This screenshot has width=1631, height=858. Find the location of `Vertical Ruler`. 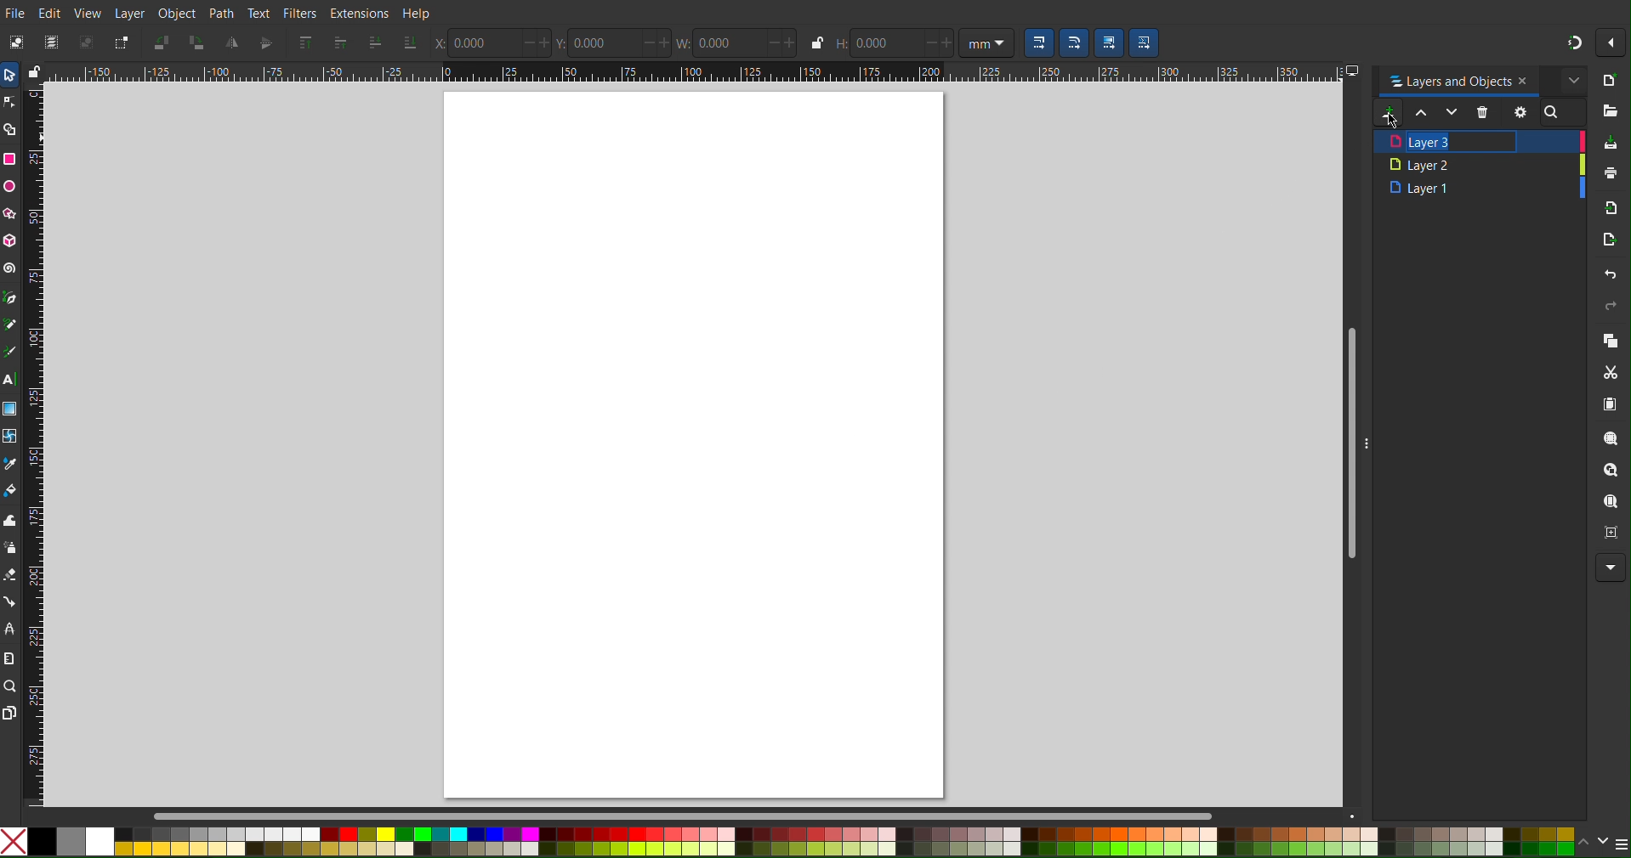

Vertical Ruler is located at coordinates (39, 447).